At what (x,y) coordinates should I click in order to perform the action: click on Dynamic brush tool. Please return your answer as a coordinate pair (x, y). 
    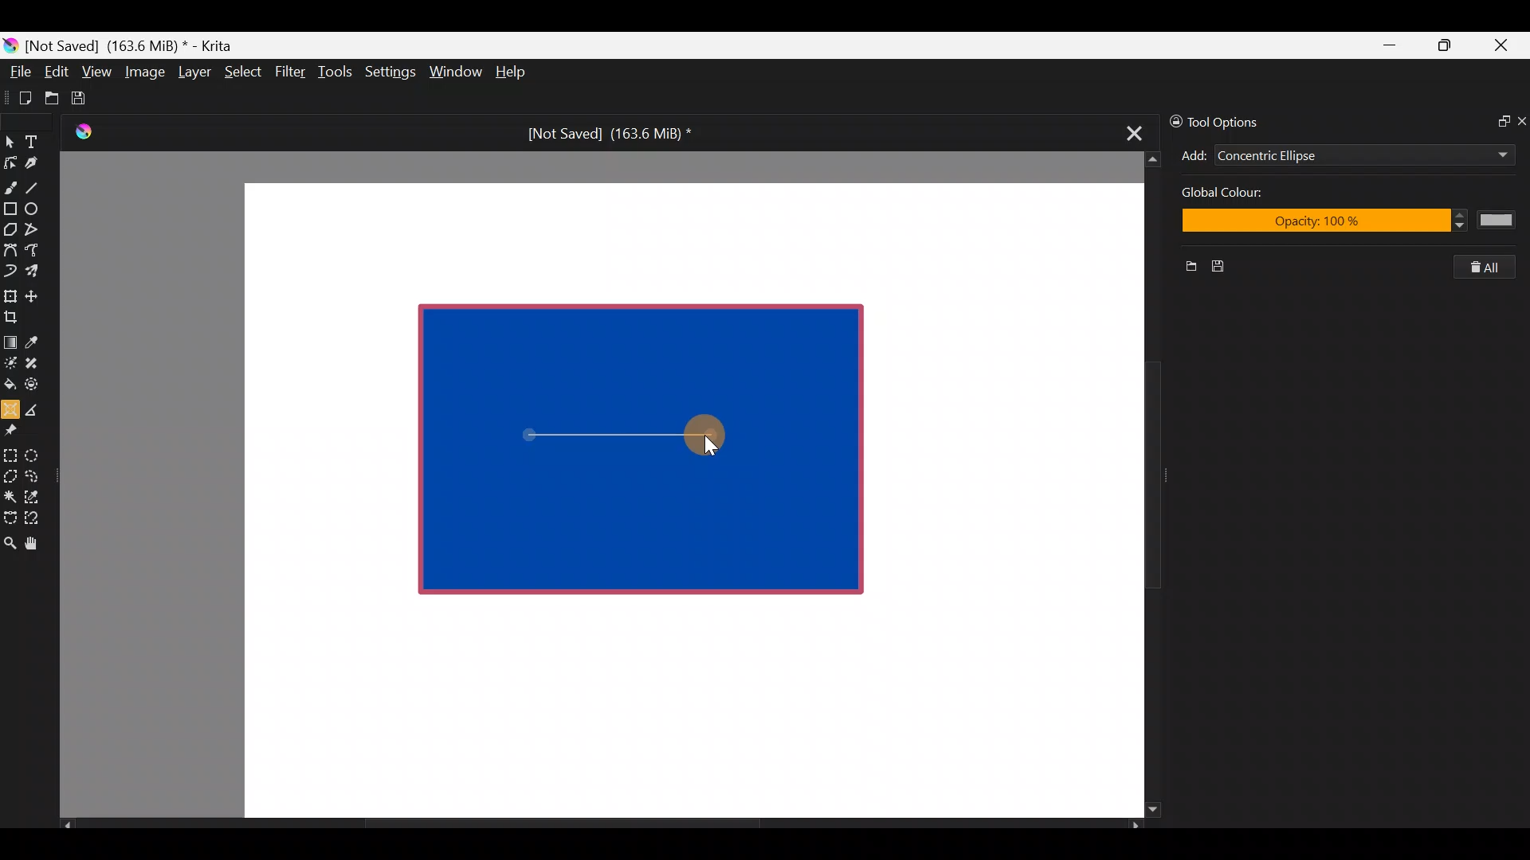
    Looking at the image, I should click on (11, 271).